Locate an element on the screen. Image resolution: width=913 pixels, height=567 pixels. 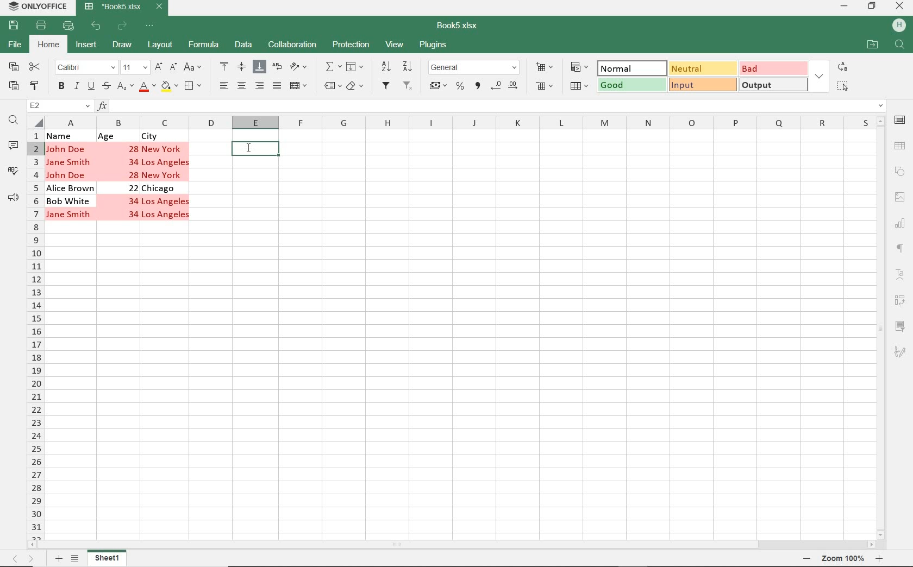
FIND is located at coordinates (901, 46).